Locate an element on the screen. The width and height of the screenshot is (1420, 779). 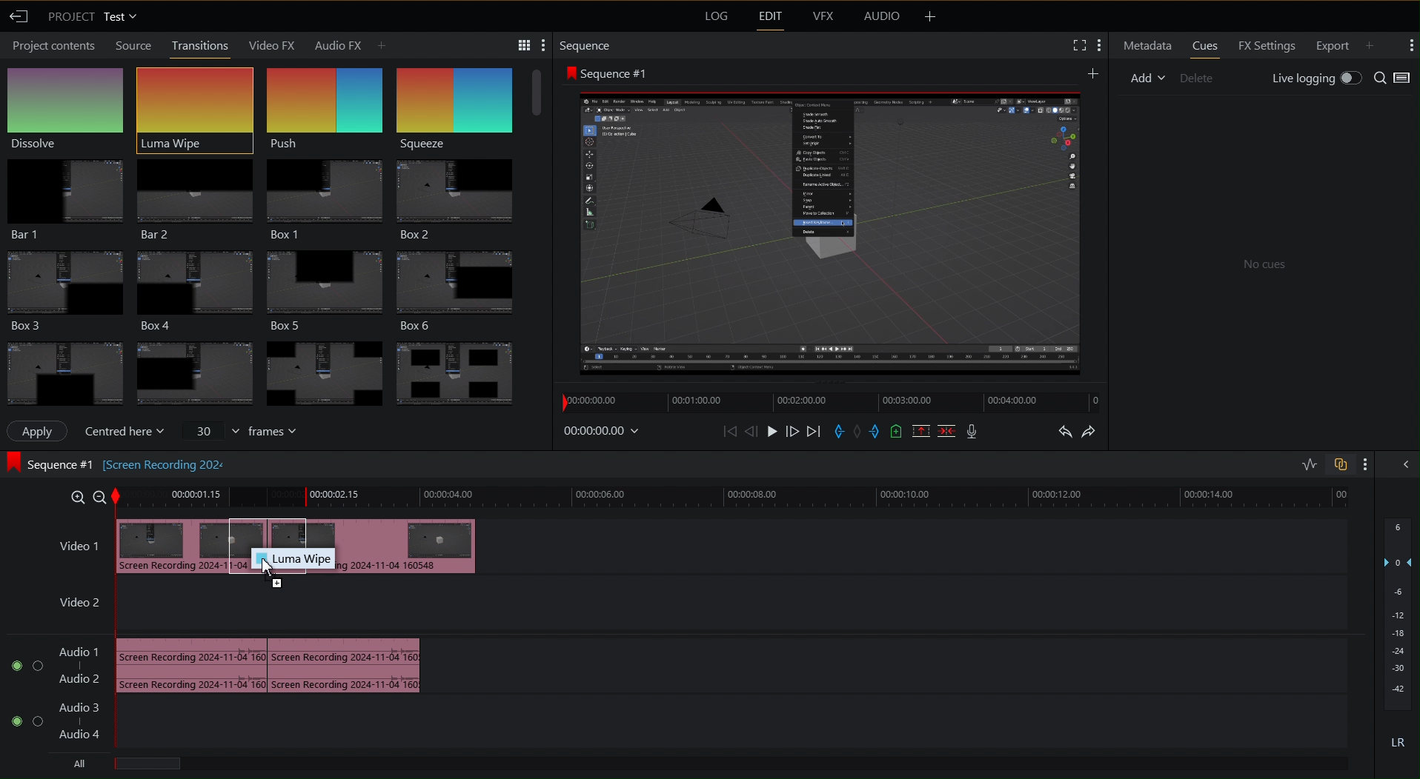
Box 2 is located at coordinates (462, 196).